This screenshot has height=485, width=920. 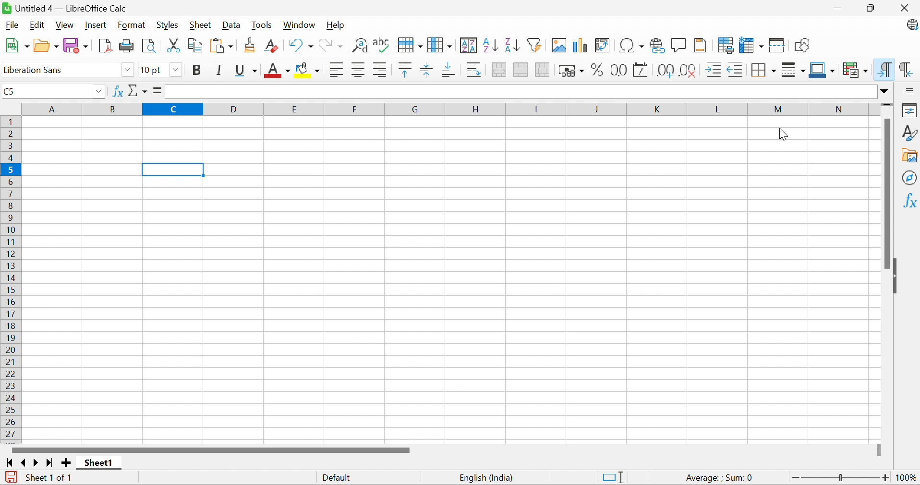 What do you see at coordinates (168, 25) in the screenshot?
I see `Styles` at bounding box center [168, 25].